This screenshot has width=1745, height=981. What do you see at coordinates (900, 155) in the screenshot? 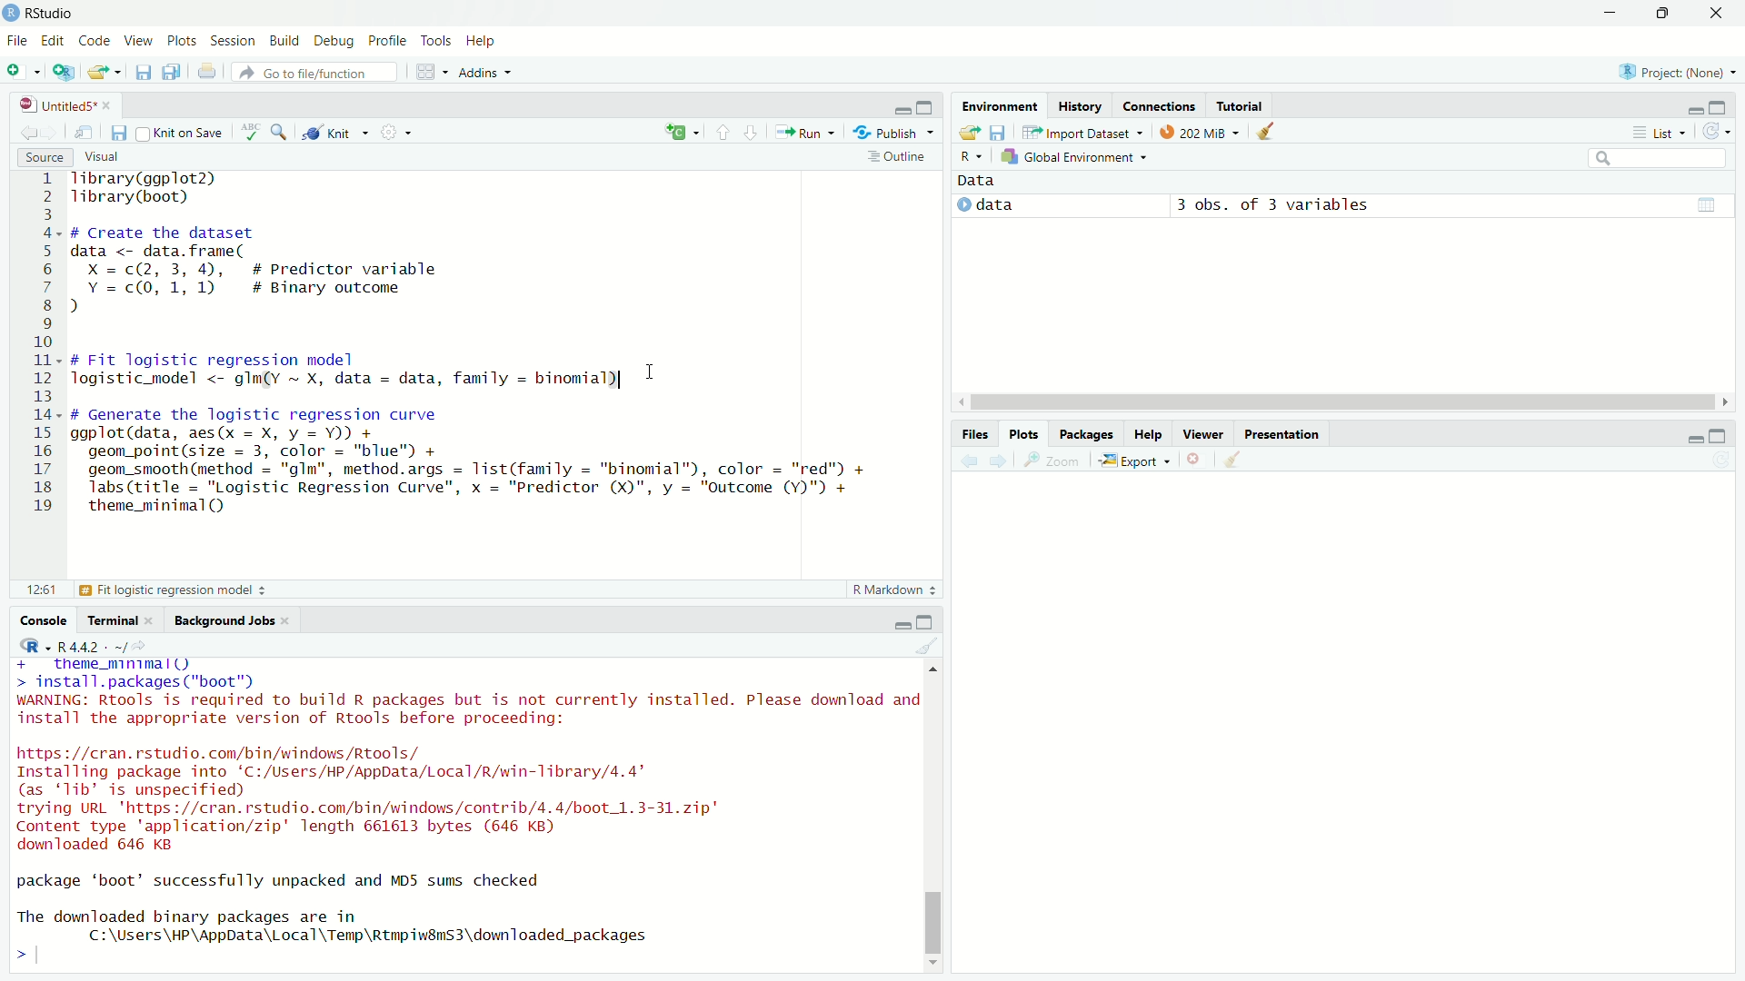
I see `Outline` at bounding box center [900, 155].